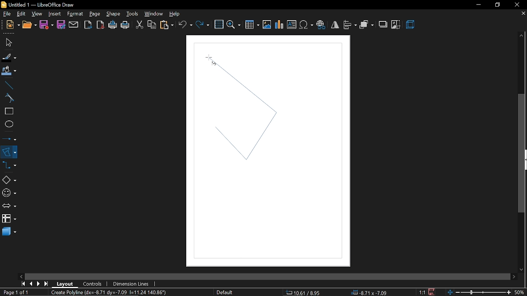  What do you see at coordinates (384, 24) in the screenshot?
I see `shadow` at bounding box center [384, 24].